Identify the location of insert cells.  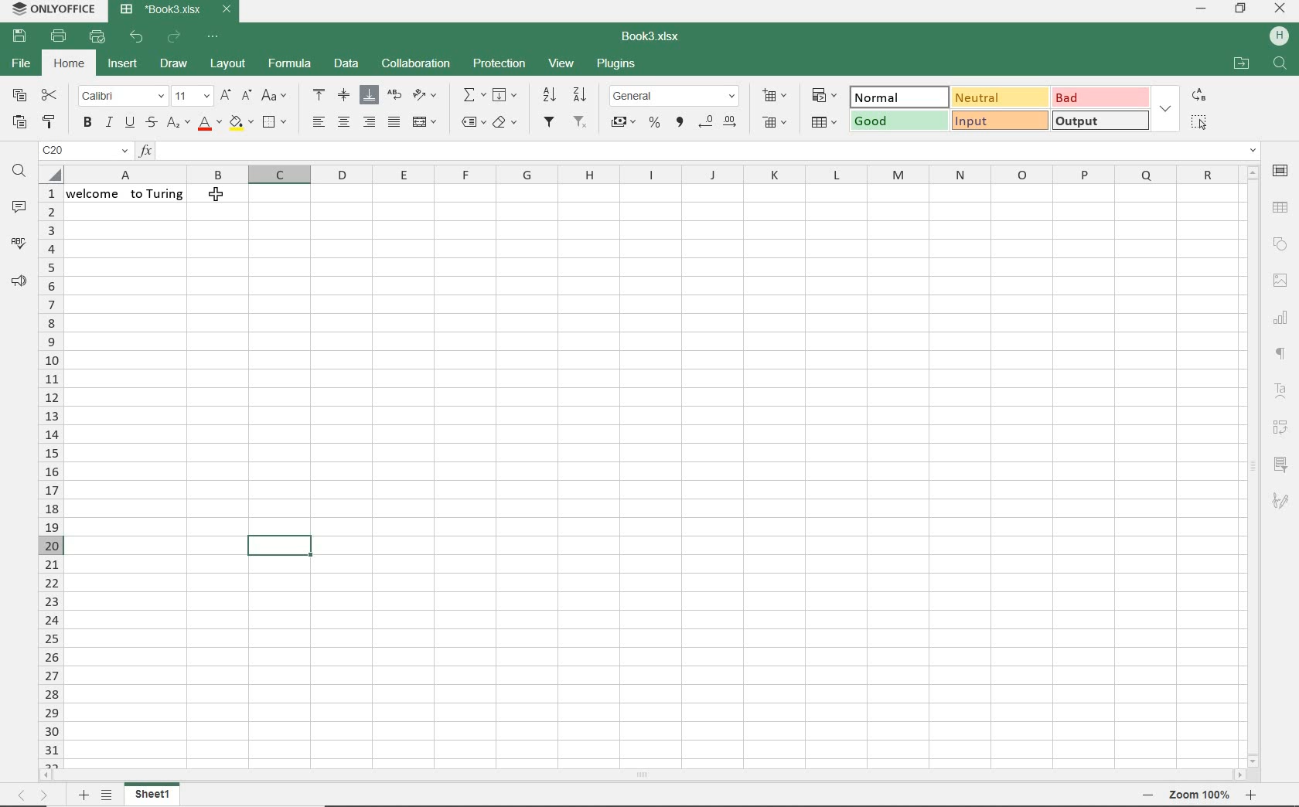
(776, 97).